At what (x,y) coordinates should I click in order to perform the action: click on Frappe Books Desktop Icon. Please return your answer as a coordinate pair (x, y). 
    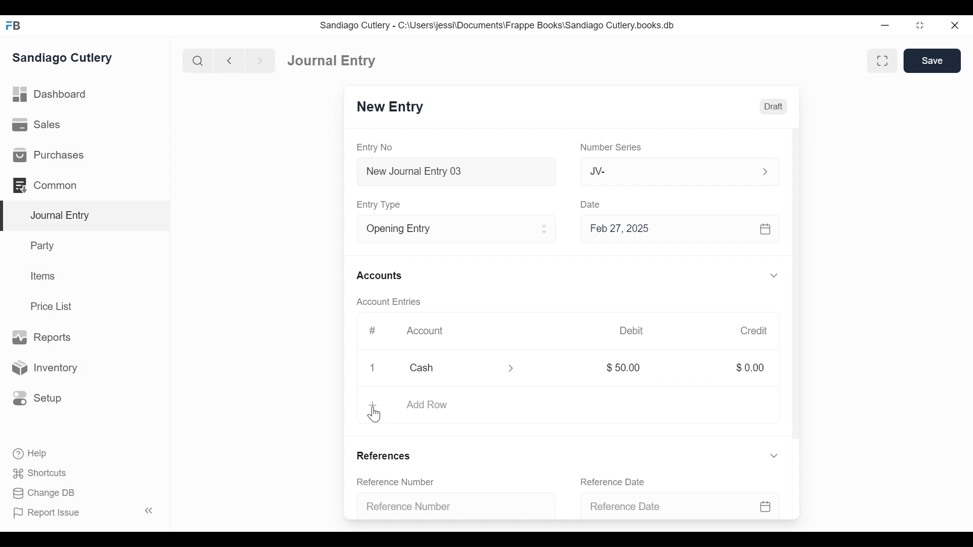
    Looking at the image, I should click on (13, 26).